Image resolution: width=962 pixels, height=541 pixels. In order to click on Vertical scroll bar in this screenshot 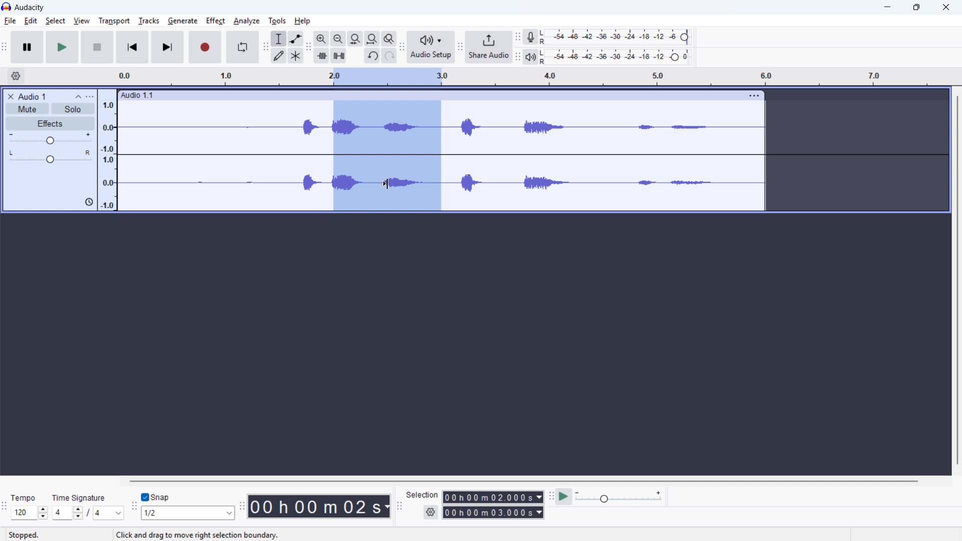, I will do `click(958, 281)`.